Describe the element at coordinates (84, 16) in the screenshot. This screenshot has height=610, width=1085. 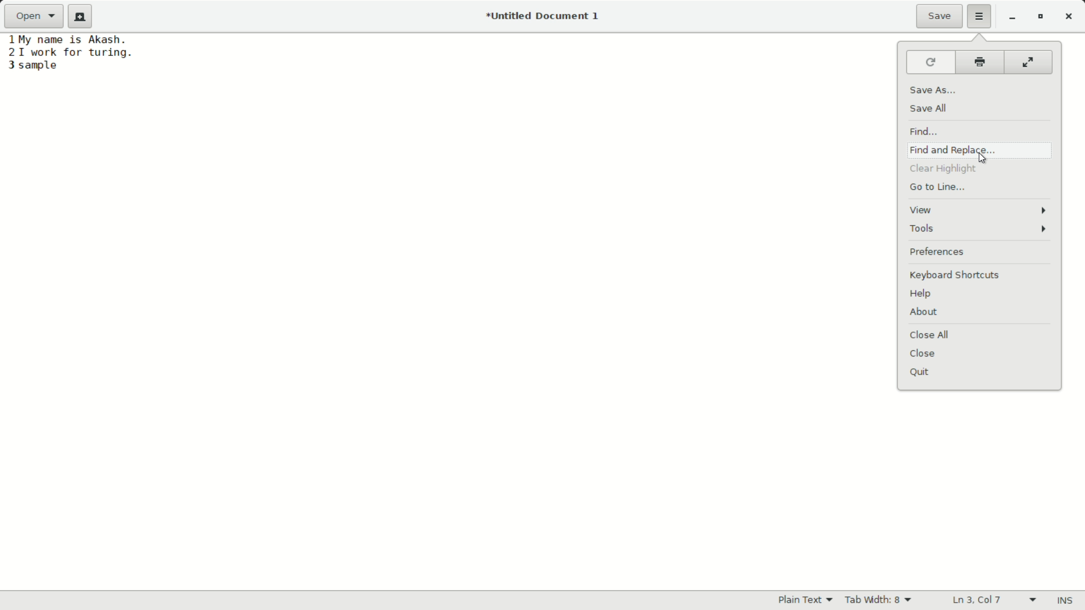
I see `new document` at that location.